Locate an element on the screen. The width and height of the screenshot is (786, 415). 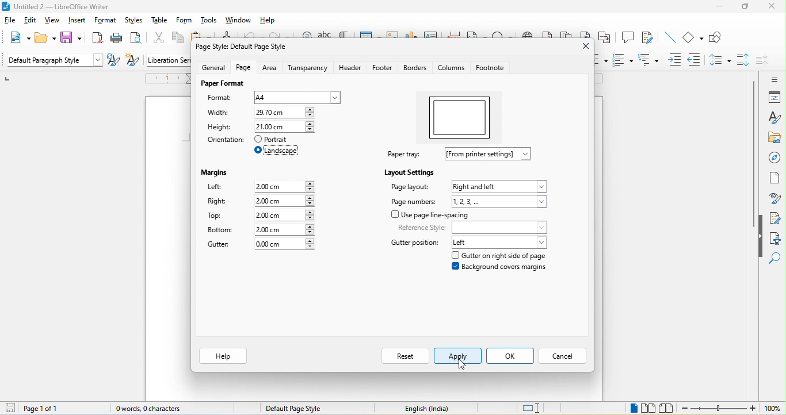
standard selection is located at coordinates (535, 408).